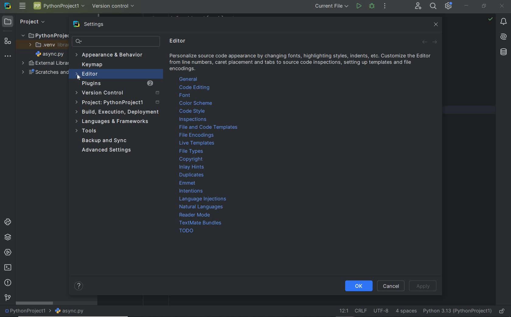 The width and height of the screenshot is (511, 317). What do you see at coordinates (201, 223) in the screenshot?
I see `TextMate Bundles` at bounding box center [201, 223].